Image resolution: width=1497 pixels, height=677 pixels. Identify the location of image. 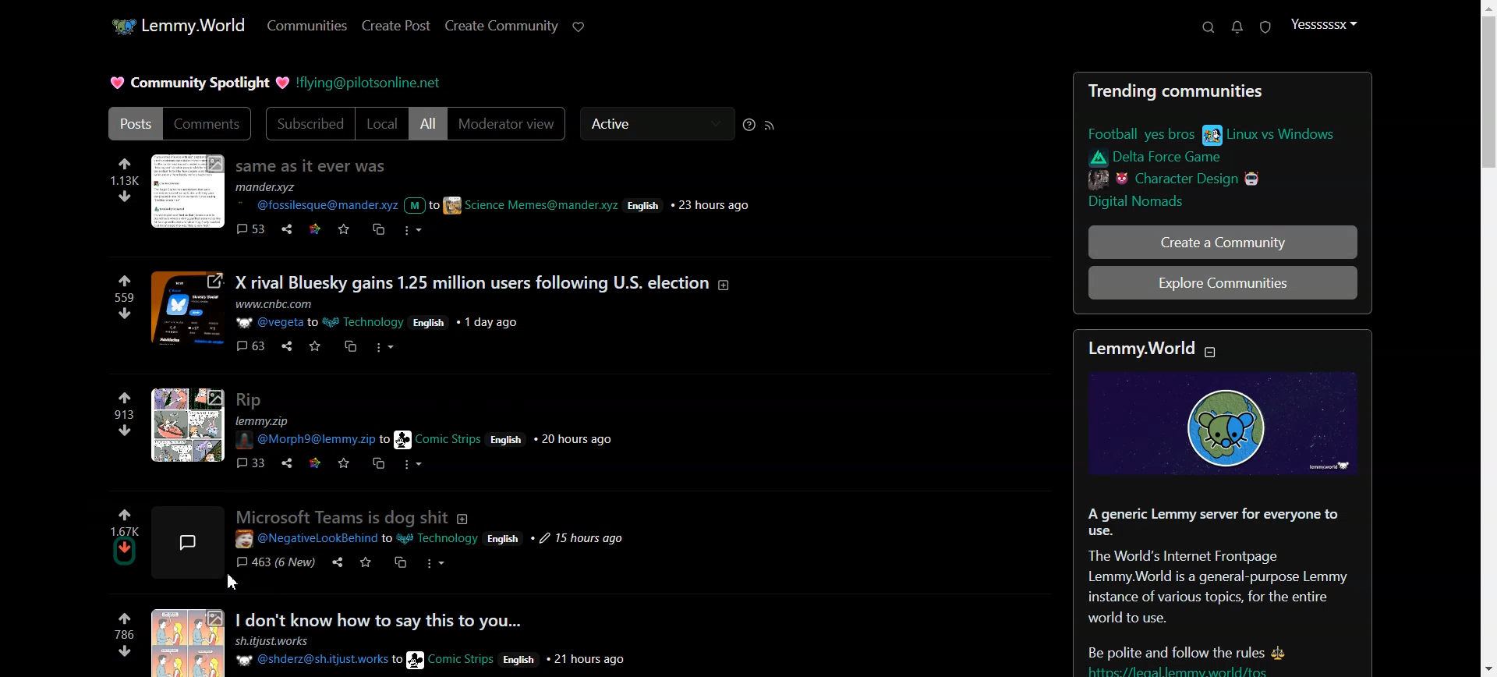
(187, 642).